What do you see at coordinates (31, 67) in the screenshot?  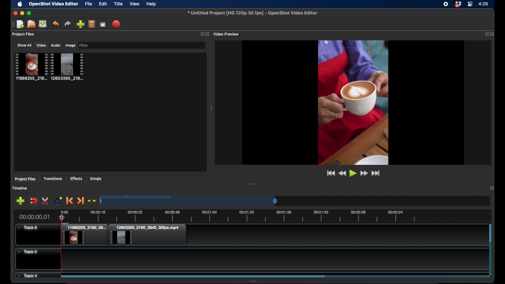 I see `project file` at bounding box center [31, 67].